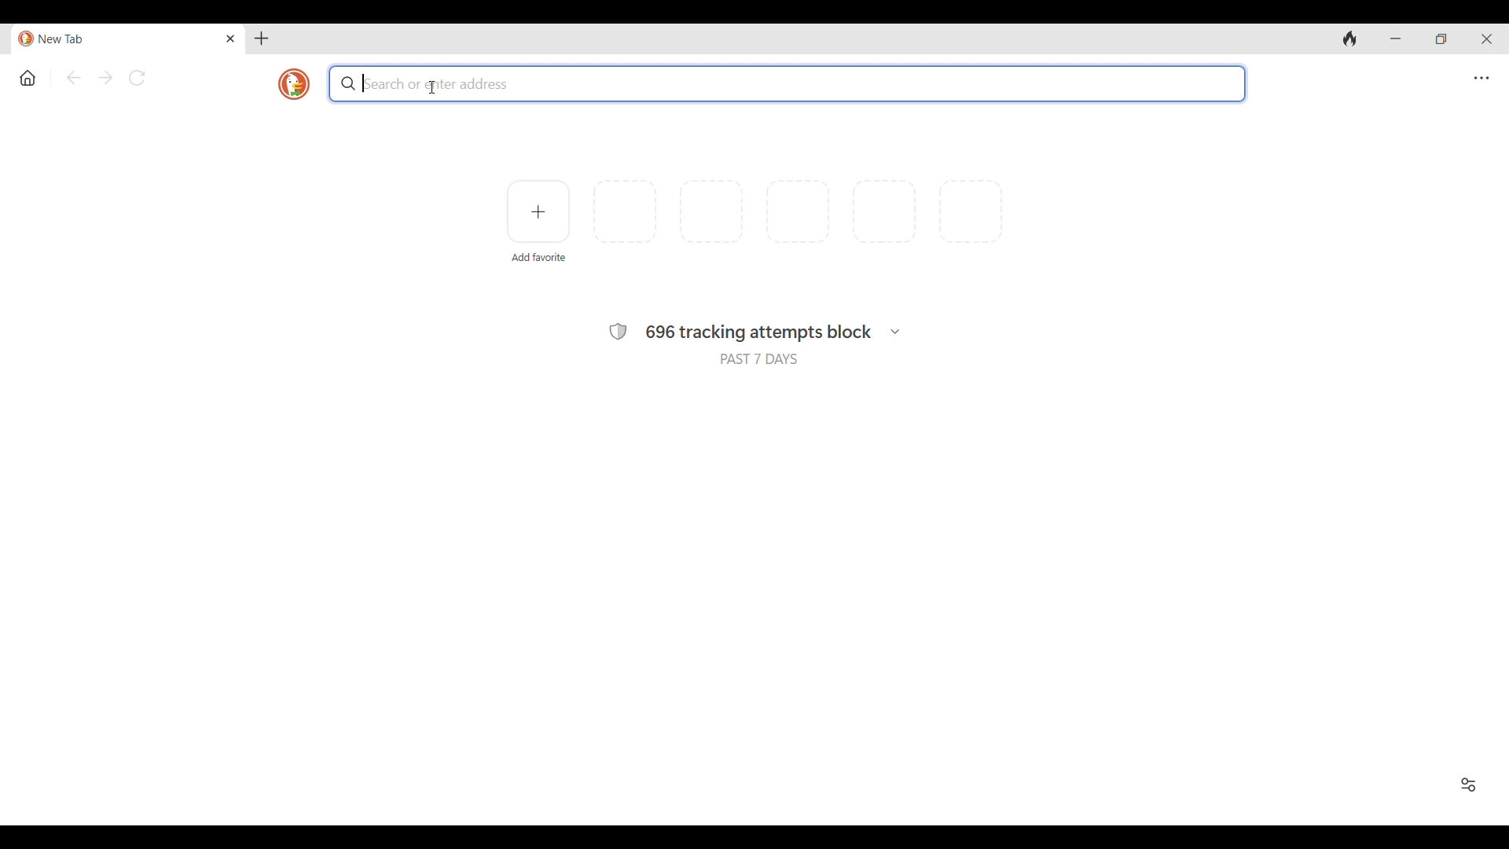 The height and width of the screenshot is (849, 1509). What do you see at coordinates (230, 39) in the screenshot?
I see `Close current open tab` at bounding box center [230, 39].